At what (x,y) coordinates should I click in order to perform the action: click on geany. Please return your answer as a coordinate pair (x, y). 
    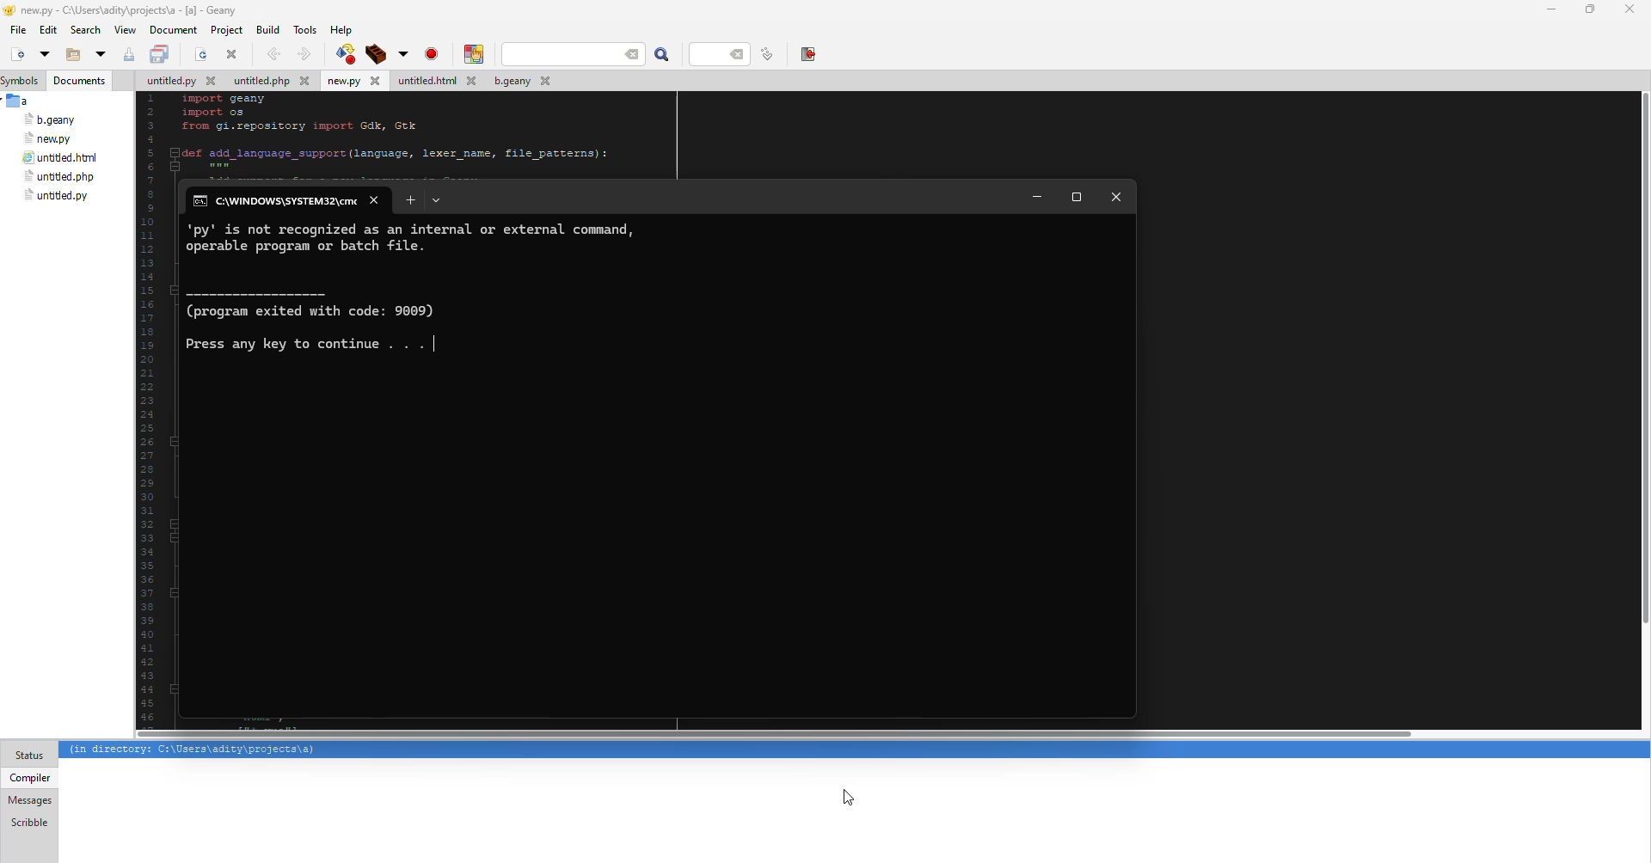
    Looking at the image, I should click on (125, 12).